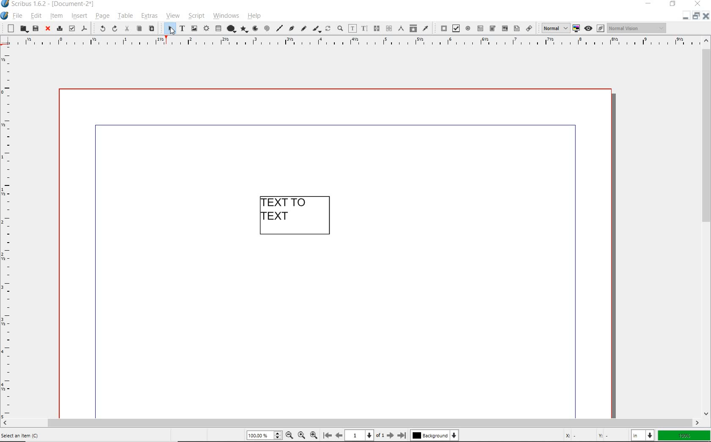 The width and height of the screenshot is (711, 442). I want to click on page, so click(102, 17).